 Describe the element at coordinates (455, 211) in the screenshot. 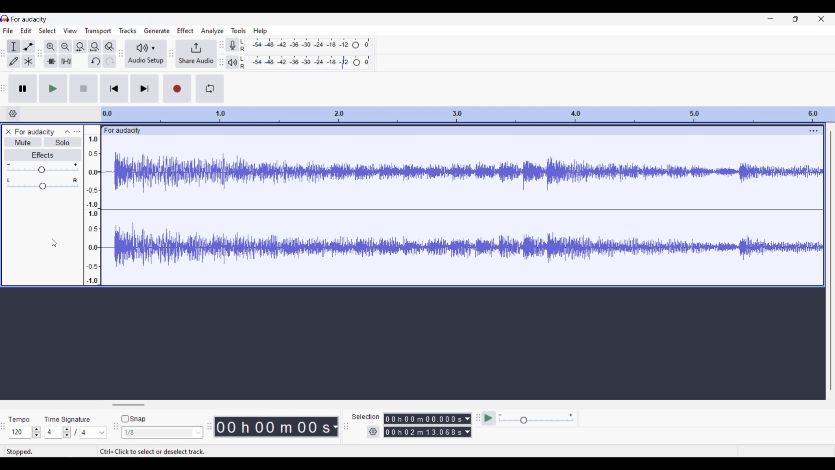

I see `Current track` at that location.